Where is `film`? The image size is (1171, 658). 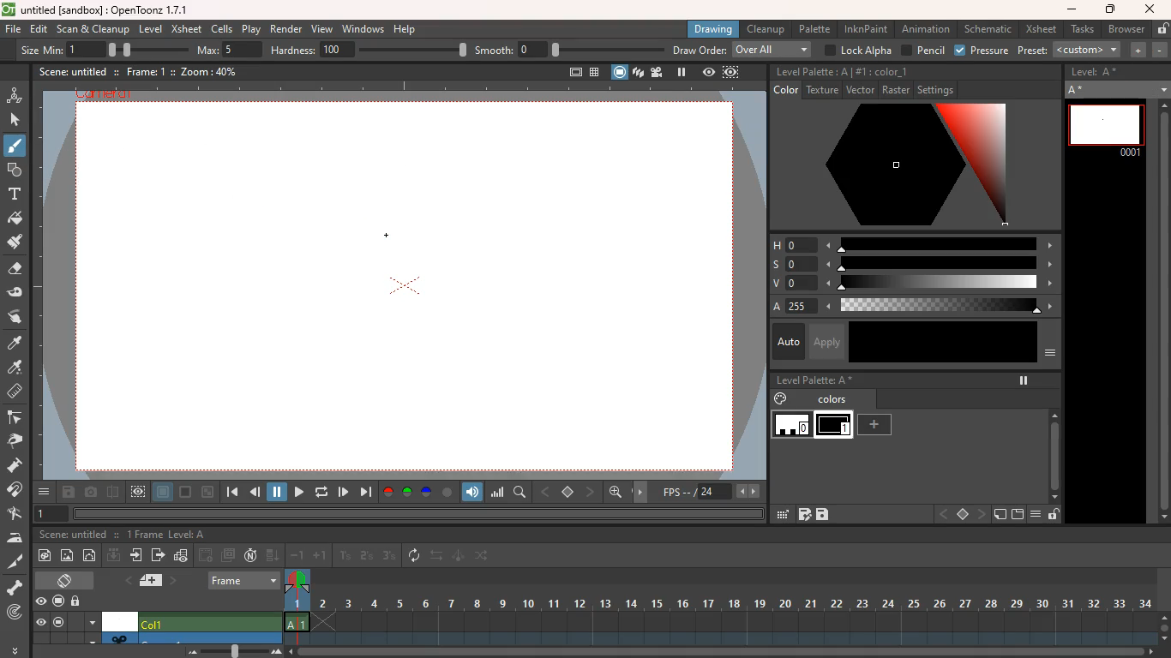 film is located at coordinates (659, 72).